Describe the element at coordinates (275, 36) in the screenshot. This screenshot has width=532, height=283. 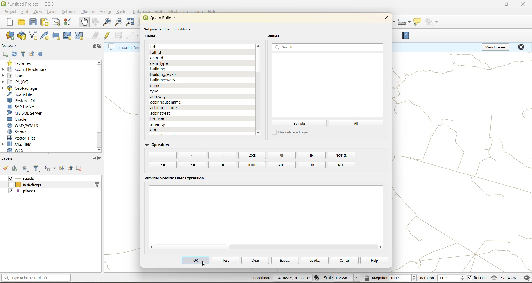
I see `values` at that location.